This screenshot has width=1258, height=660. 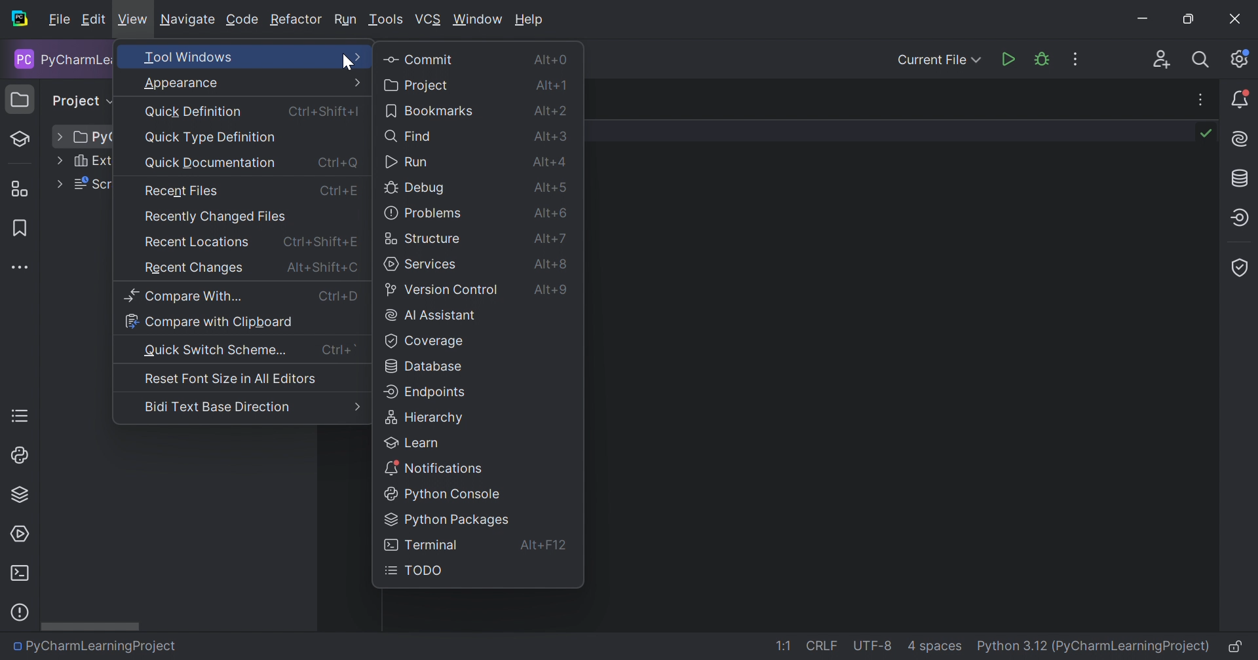 I want to click on Recent Files, so click(x=182, y=191).